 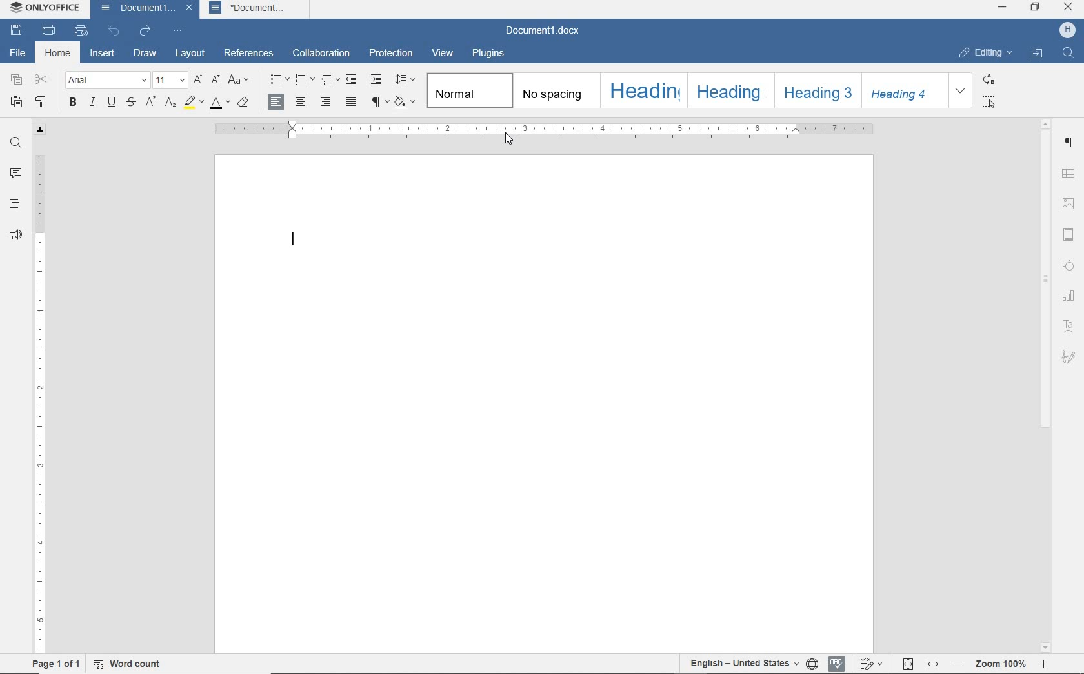 What do you see at coordinates (1069, 327) in the screenshot?
I see `TEXT ART` at bounding box center [1069, 327].